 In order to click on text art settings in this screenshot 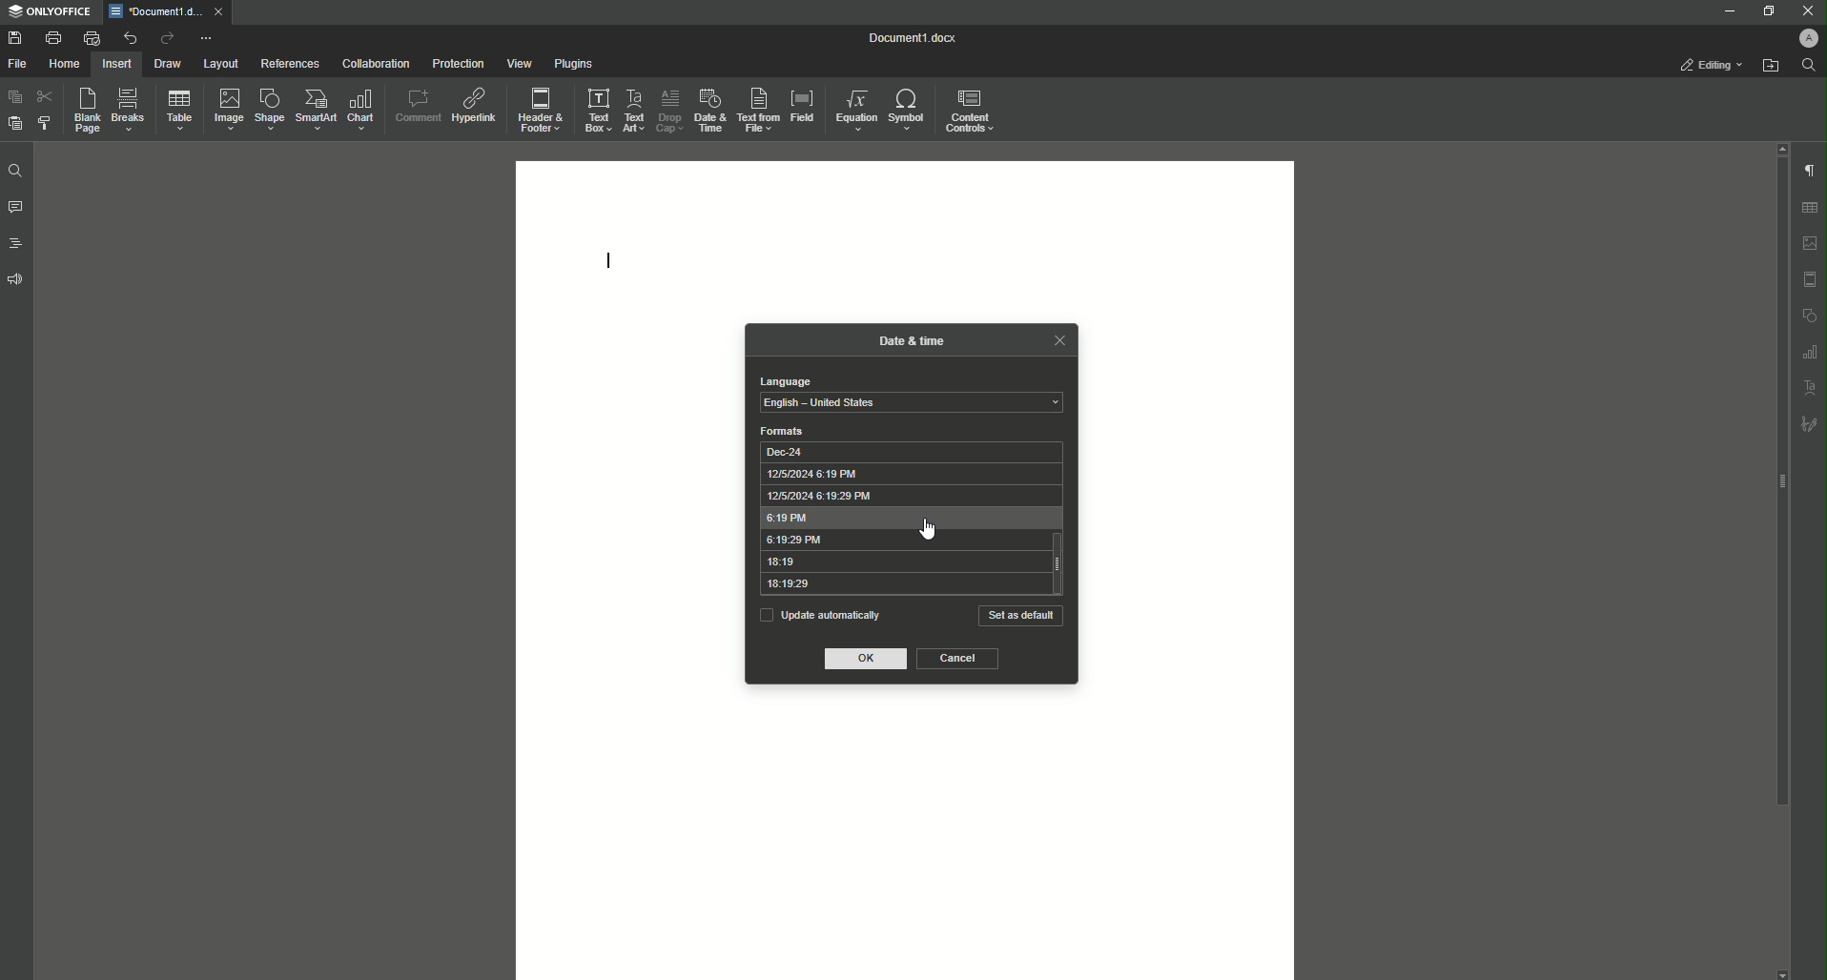, I will do `click(1811, 385)`.